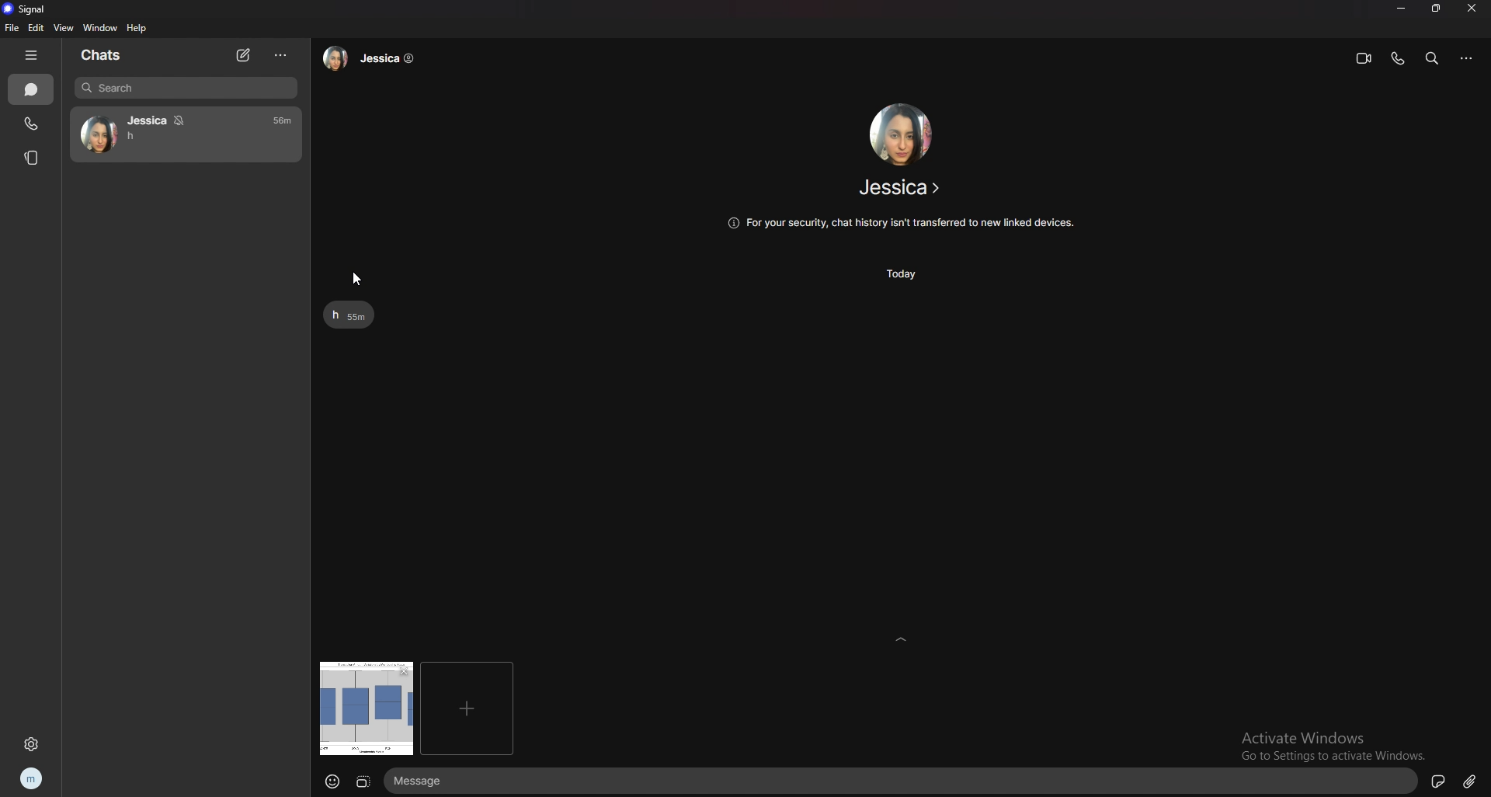 This screenshot has width=1491, height=797. What do you see at coordinates (244, 56) in the screenshot?
I see `new chat` at bounding box center [244, 56].